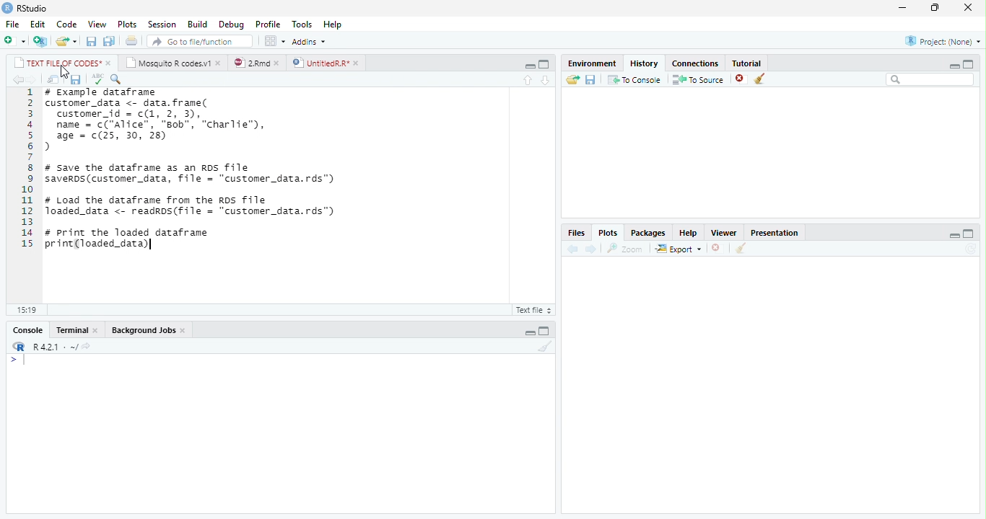 The image size is (986, 519). What do you see at coordinates (250, 63) in the screenshot?
I see `2.Rmd` at bounding box center [250, 63].